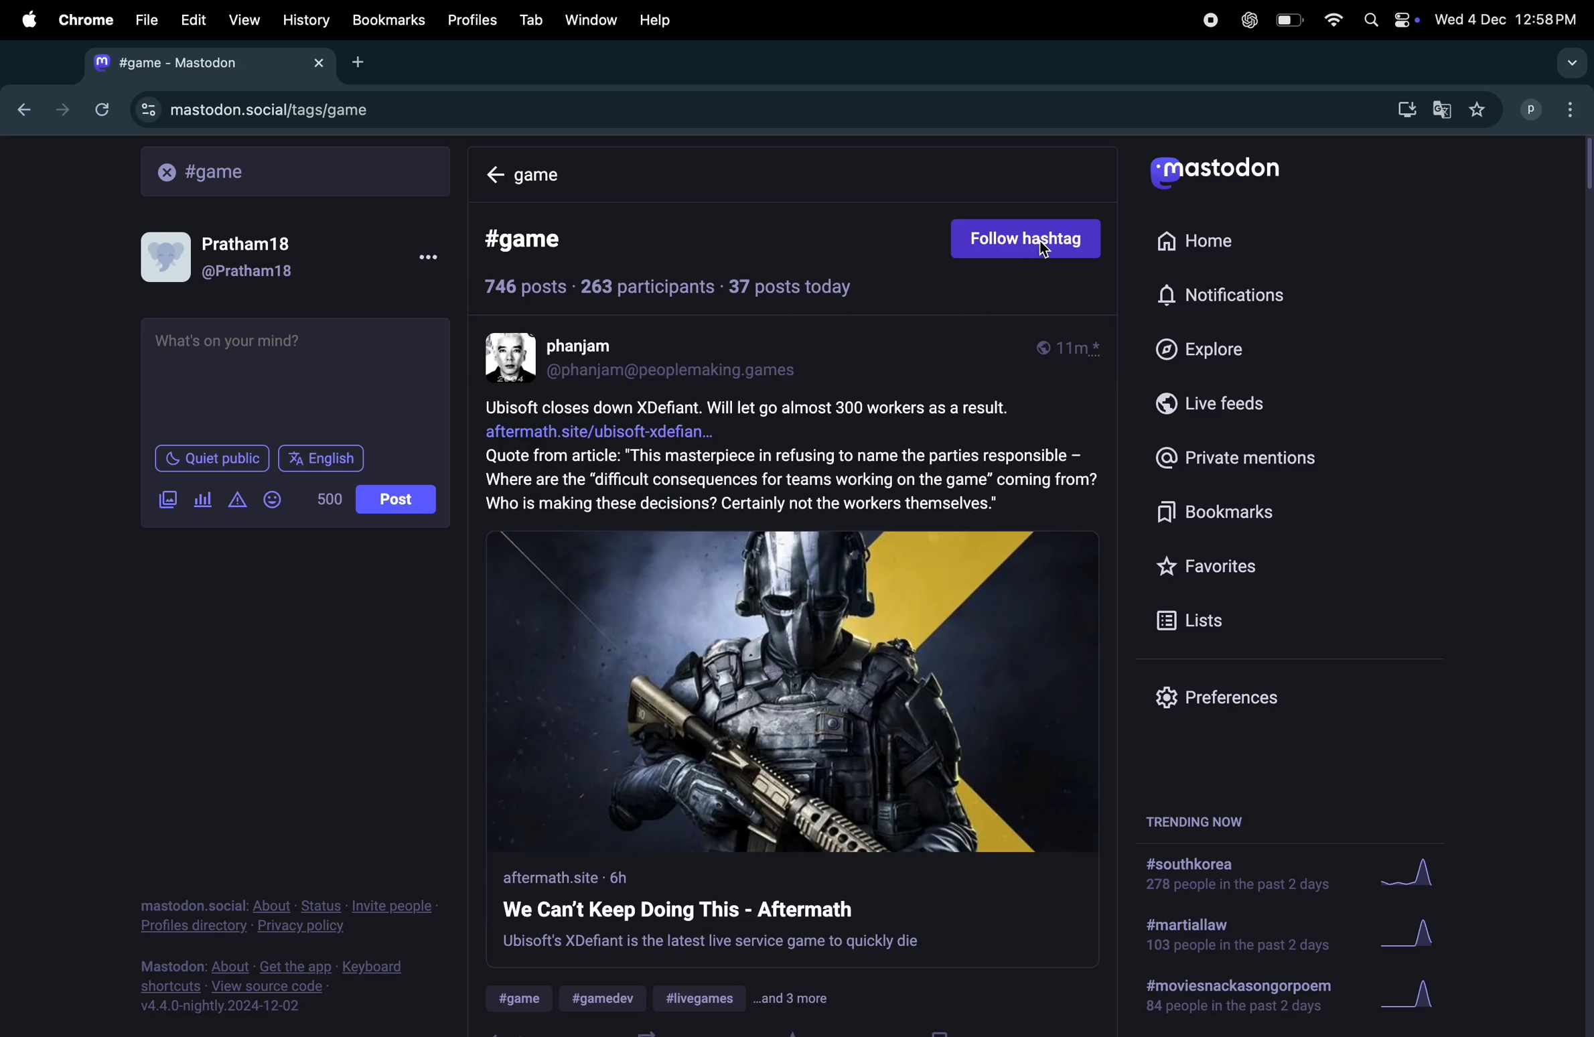 This screenshot has width=1594, height=1037. What do you see at coordinates (396, 498) in the screenshot?
I see `post` at bounding box center [396, 498].